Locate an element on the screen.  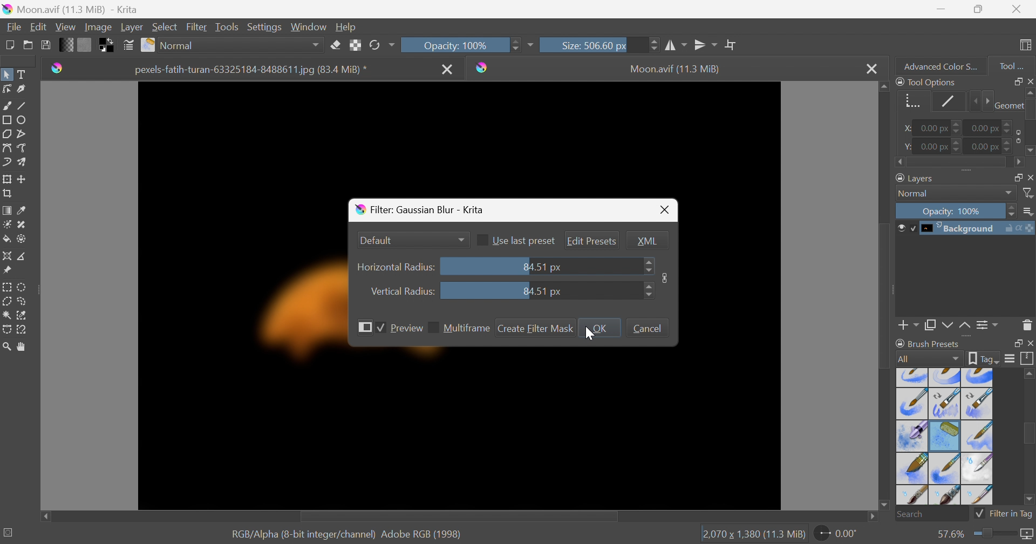
More is located at coordinates (366, 327).